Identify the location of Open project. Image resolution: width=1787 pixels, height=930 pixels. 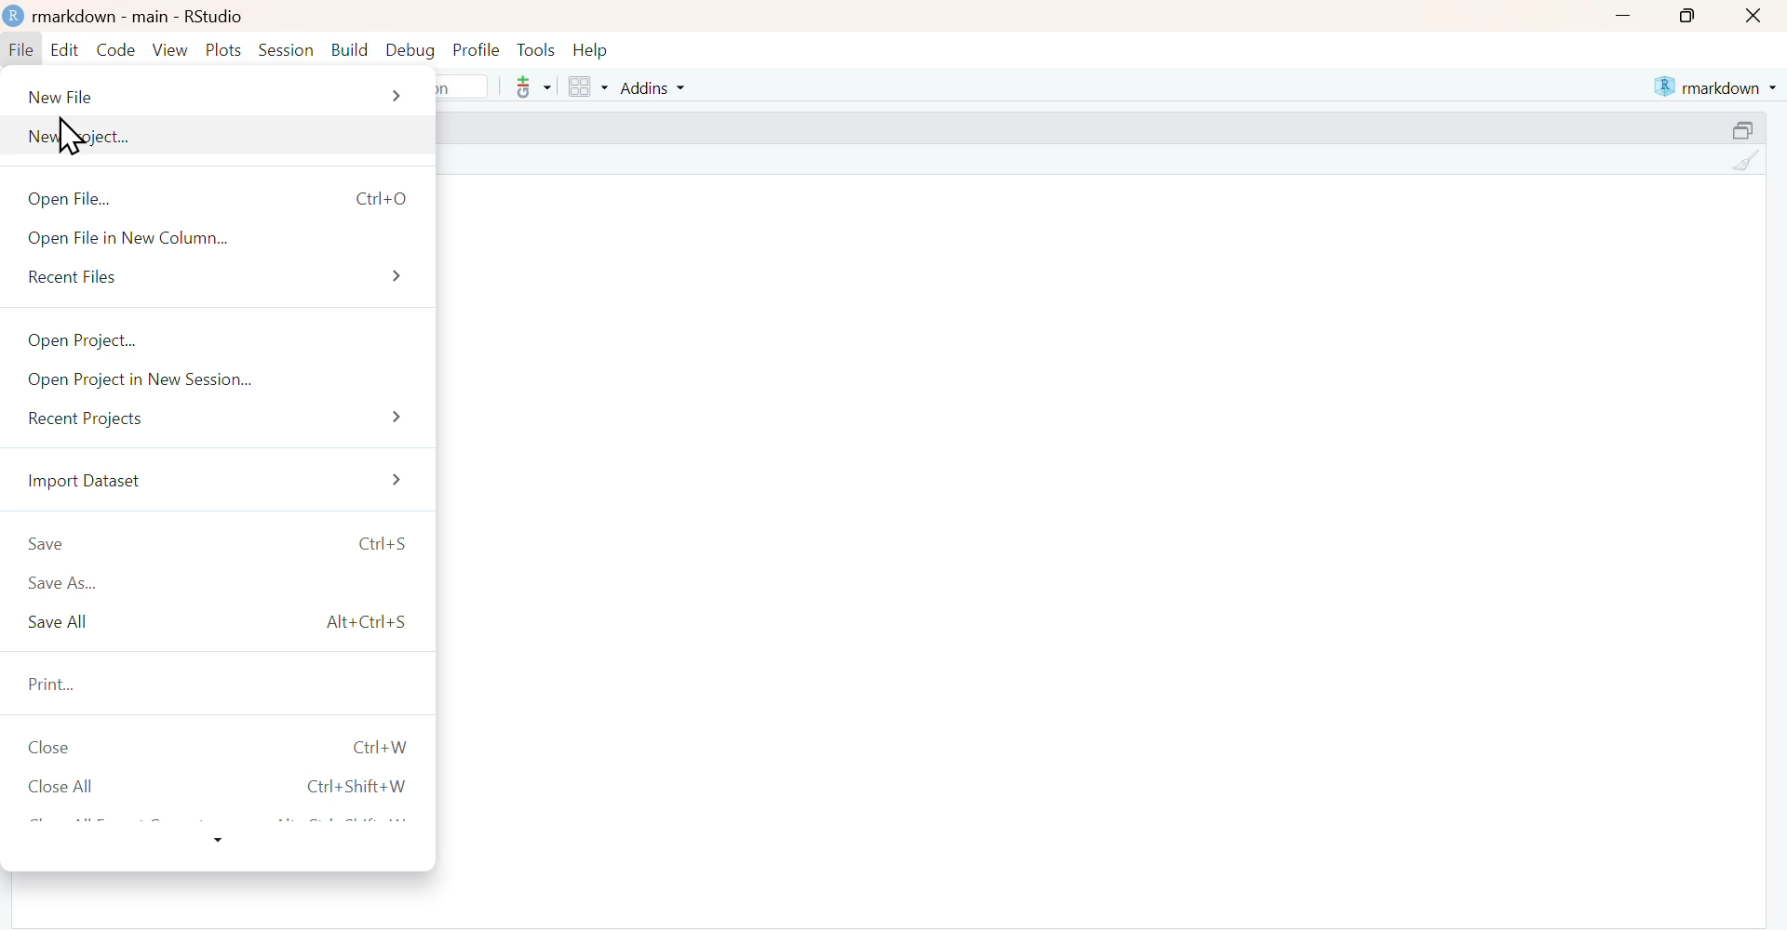
(230, 340).